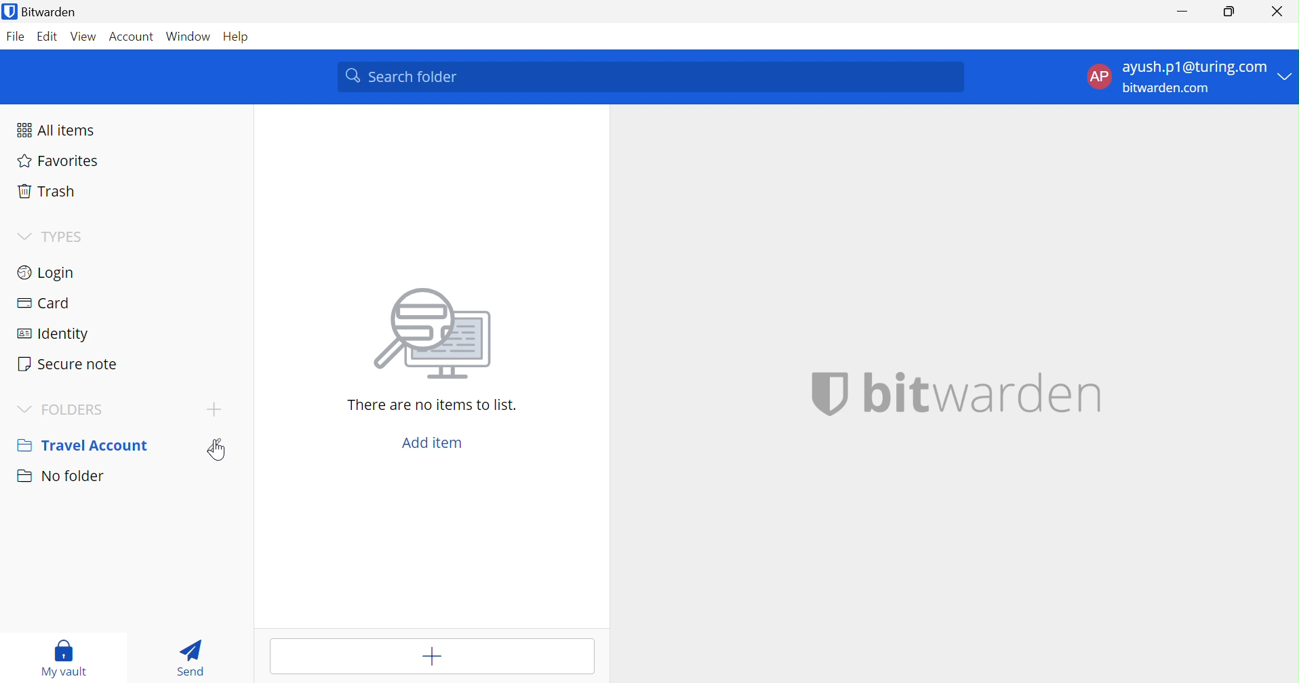 The image size is (1299, 683). Describe the element at coordinates (43, 12) in the screenshot. I see `Bitwarden` at that location.